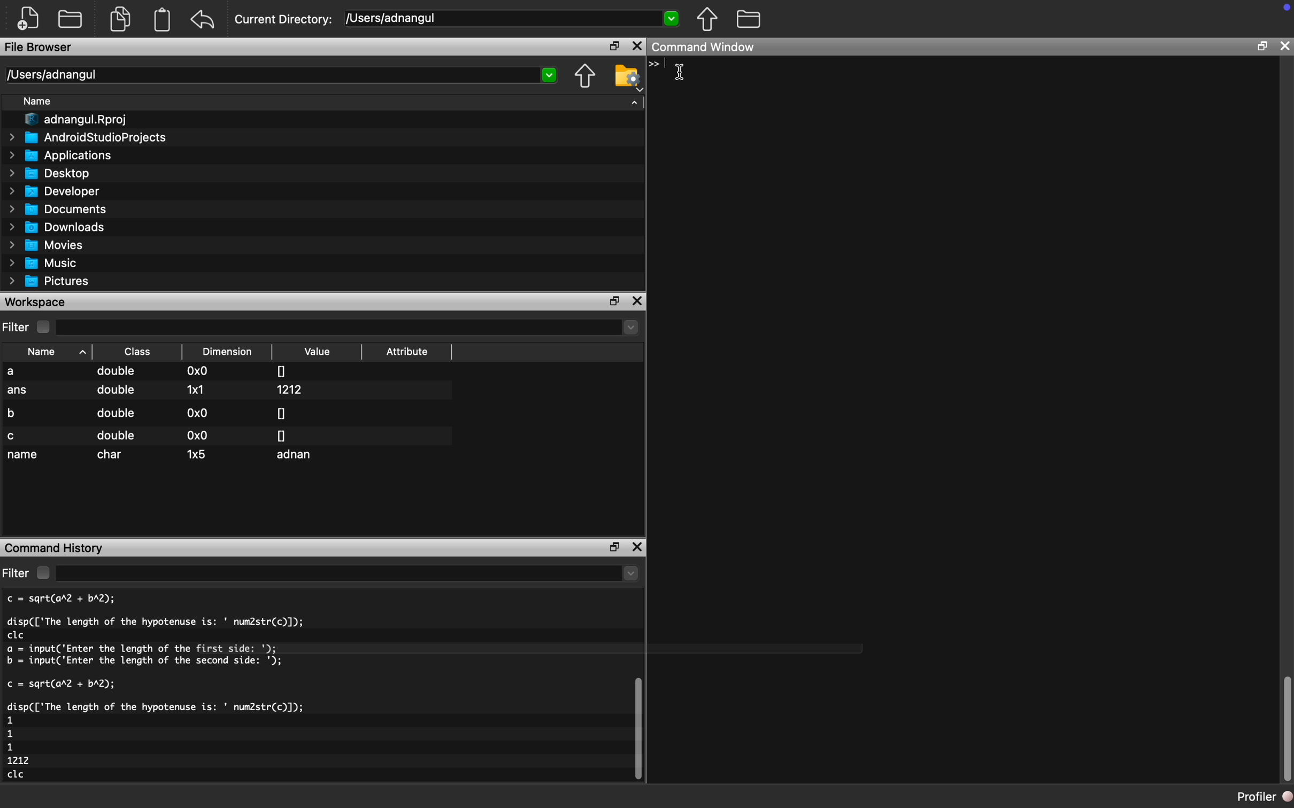 This screenshot has height=808, width=1294. What do you see at coordinates (62, 226) in the screenshot?
I see ` Downloads` at bounding box center [62, 226].